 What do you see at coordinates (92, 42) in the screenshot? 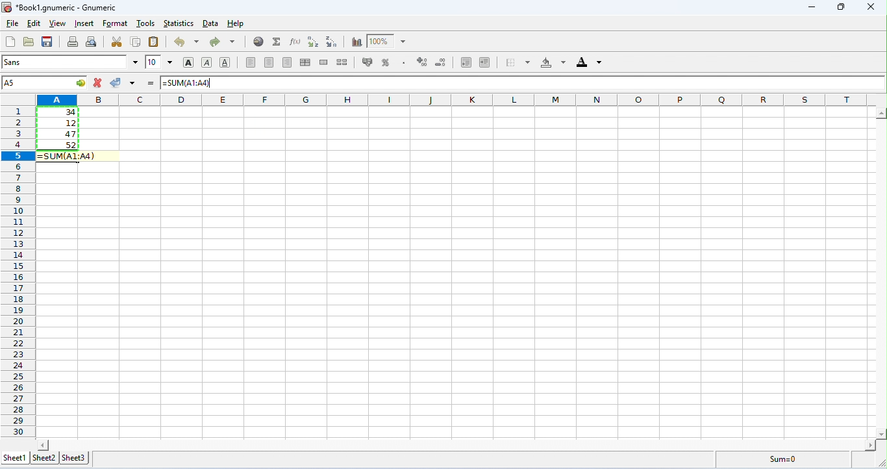
I see `print preview` at bounding box center [92, 42].